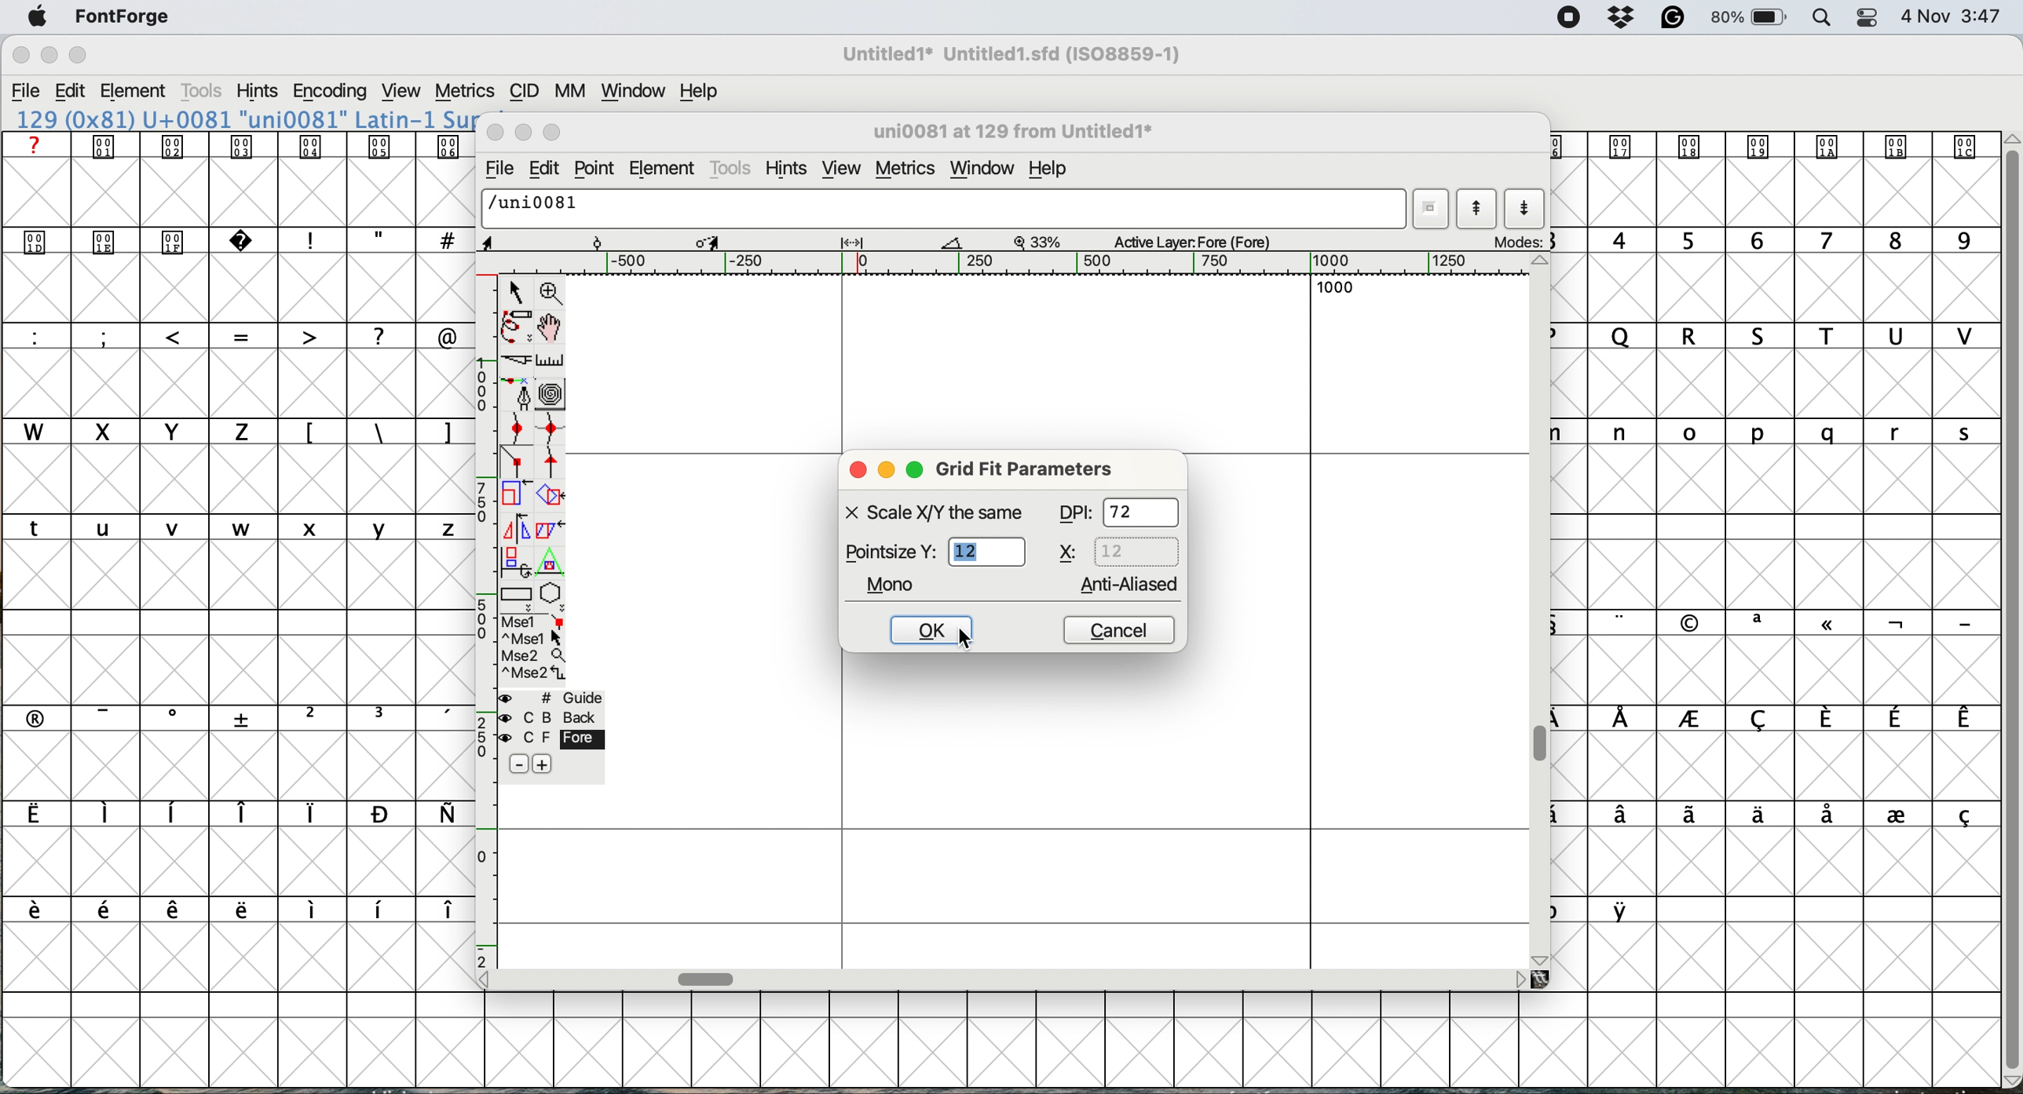 Image resolution: width=2023 pixels, height=1094 pixels. Describe the element at coordinates (518, 462) in the screenshot. I see `connector point` at that location.